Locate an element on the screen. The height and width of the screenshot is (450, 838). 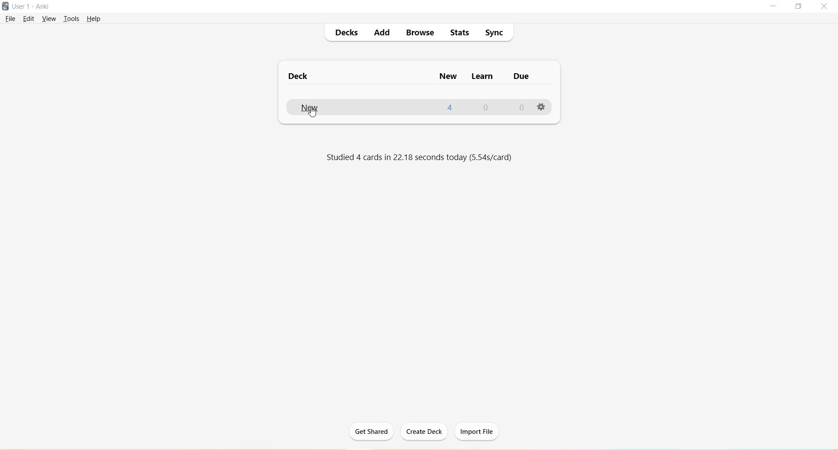
Close is located at coordinates (825, 6).